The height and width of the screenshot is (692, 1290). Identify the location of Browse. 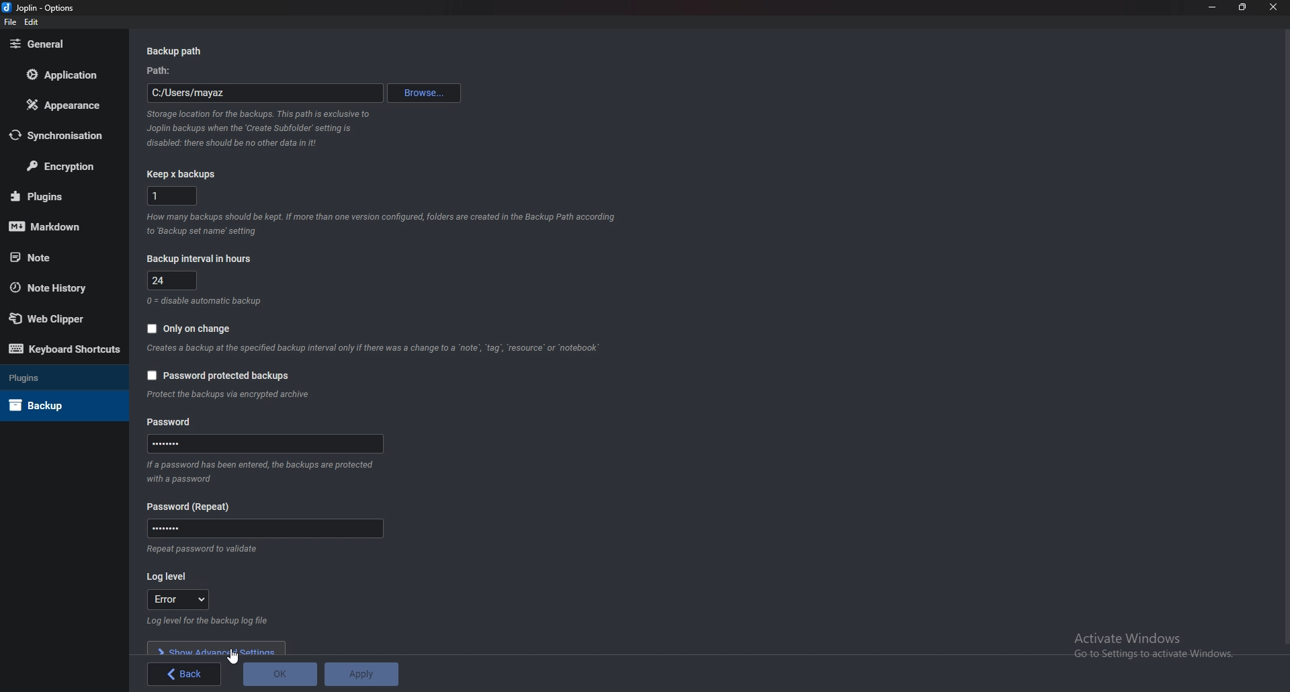
(429, 93).